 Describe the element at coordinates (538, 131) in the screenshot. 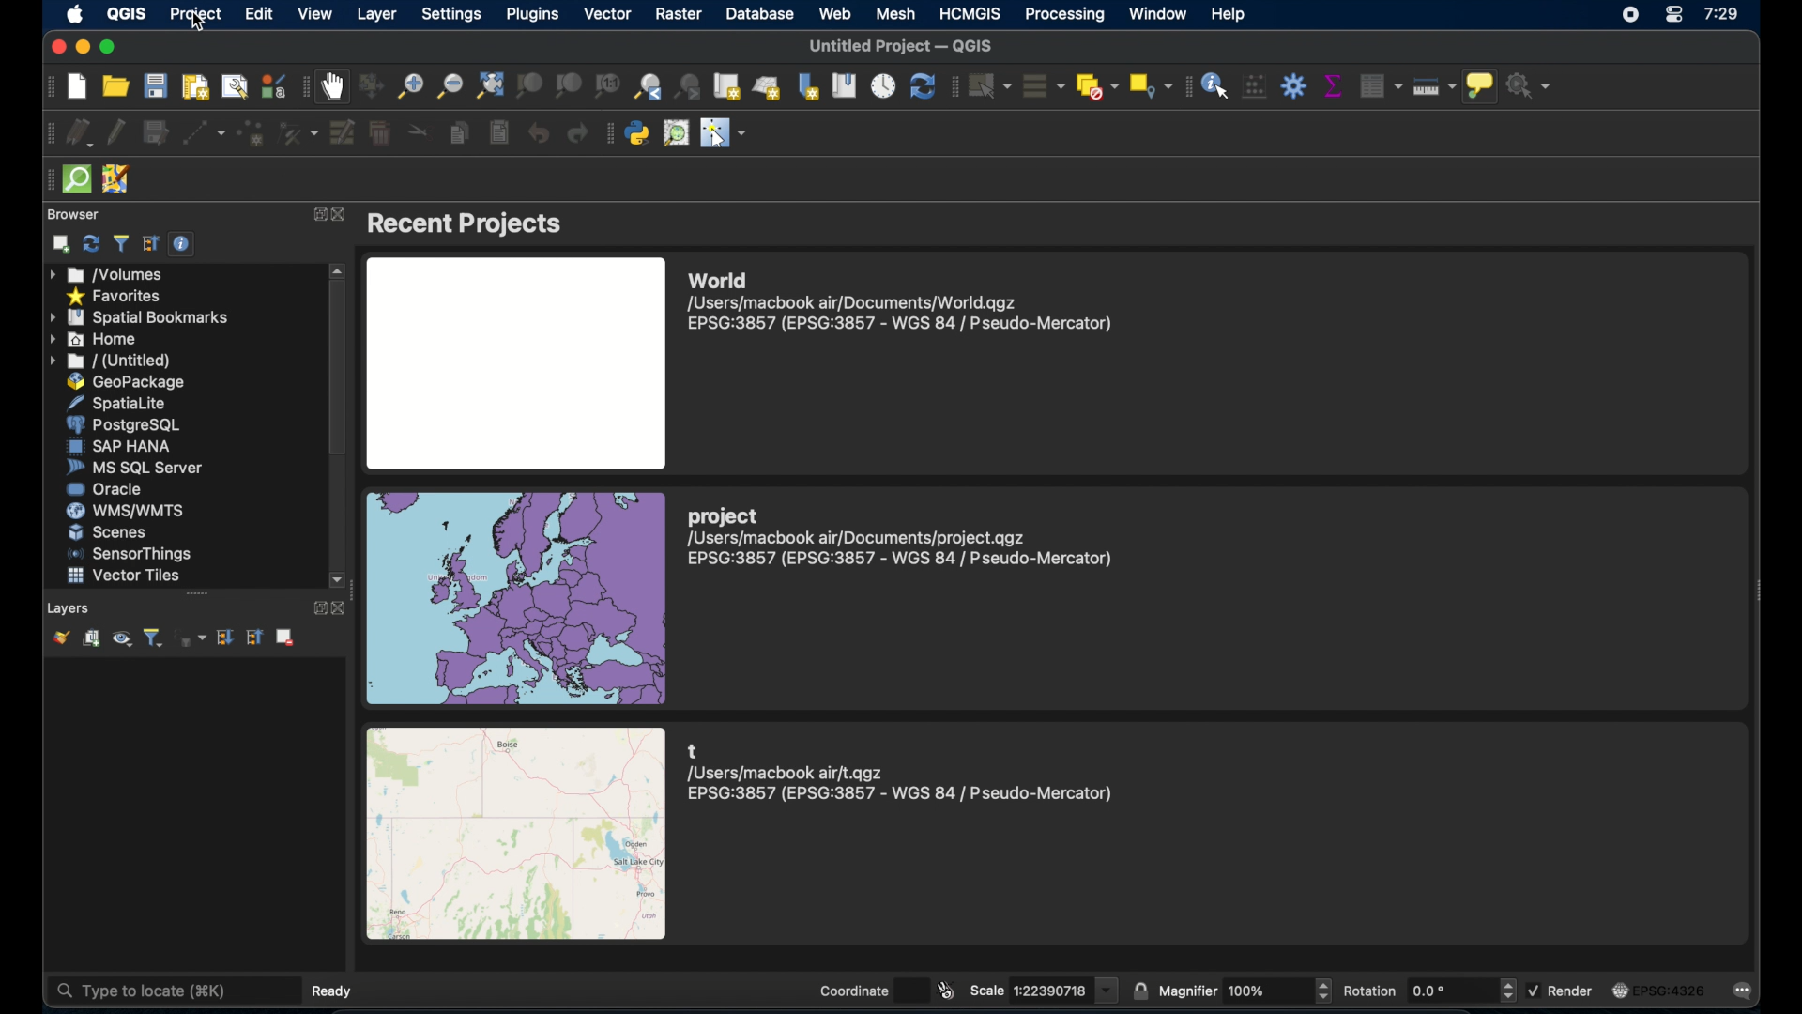

I see `undo` at that location.